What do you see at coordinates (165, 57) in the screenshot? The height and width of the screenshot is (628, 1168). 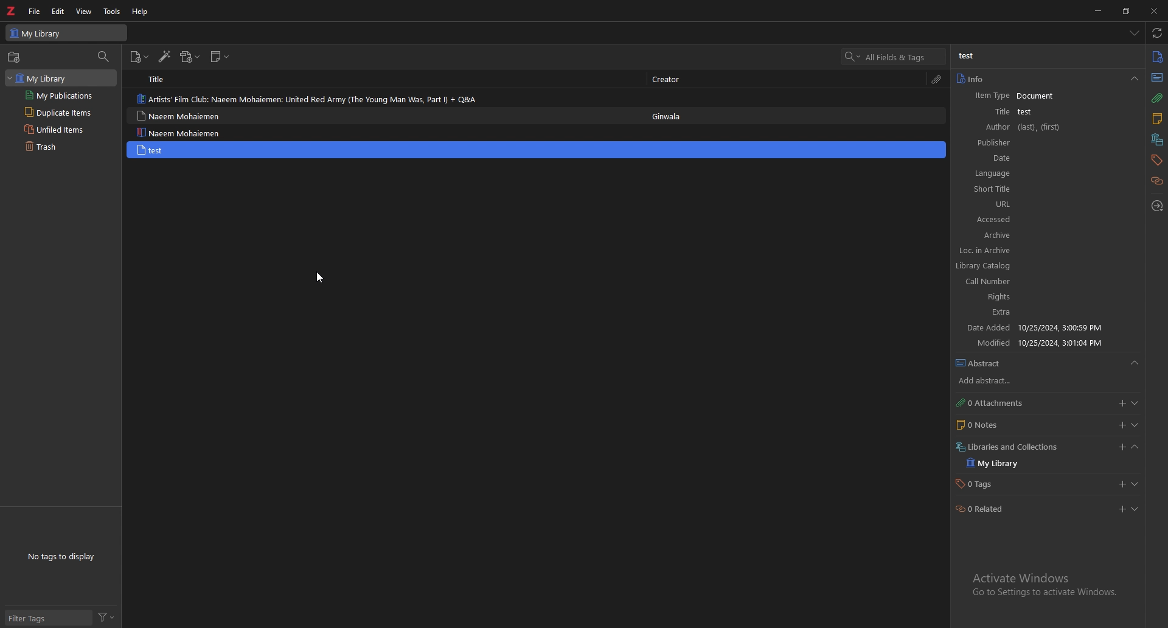 I see `add item by identifier` at bounding box center [165, 57].